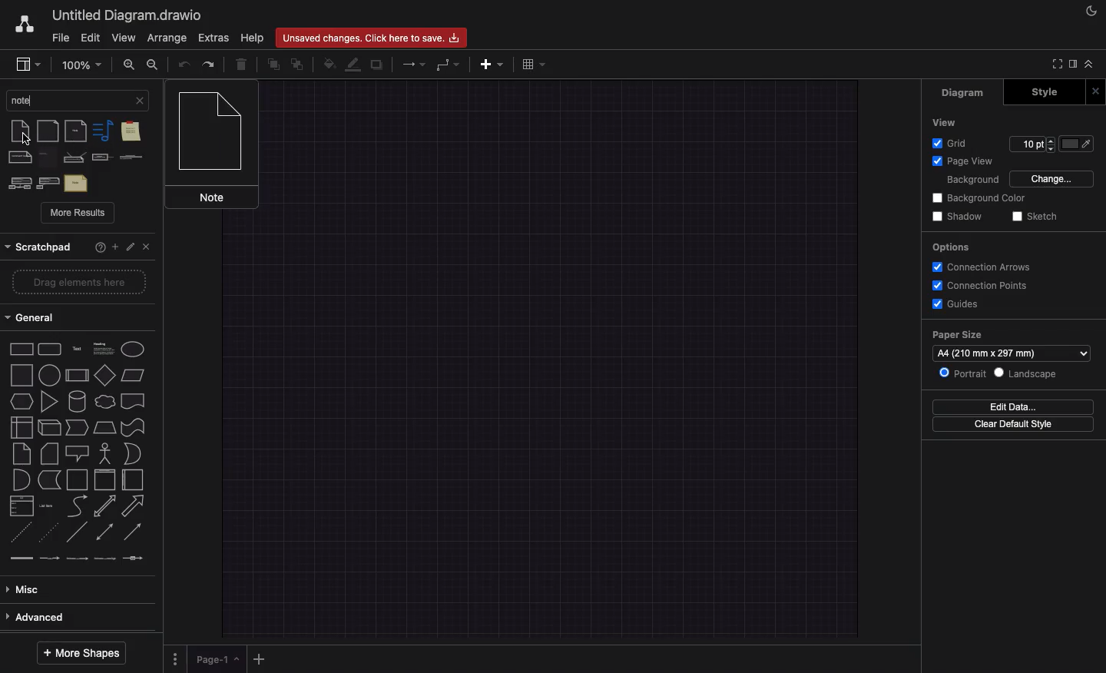  I want to click on card, so click(48, 453).